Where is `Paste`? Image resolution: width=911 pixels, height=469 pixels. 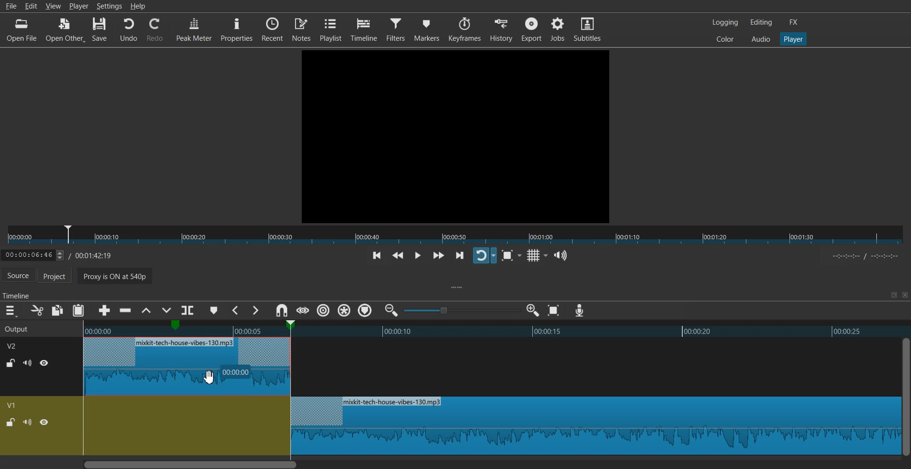
Paste is located at coordinates (78, 310).